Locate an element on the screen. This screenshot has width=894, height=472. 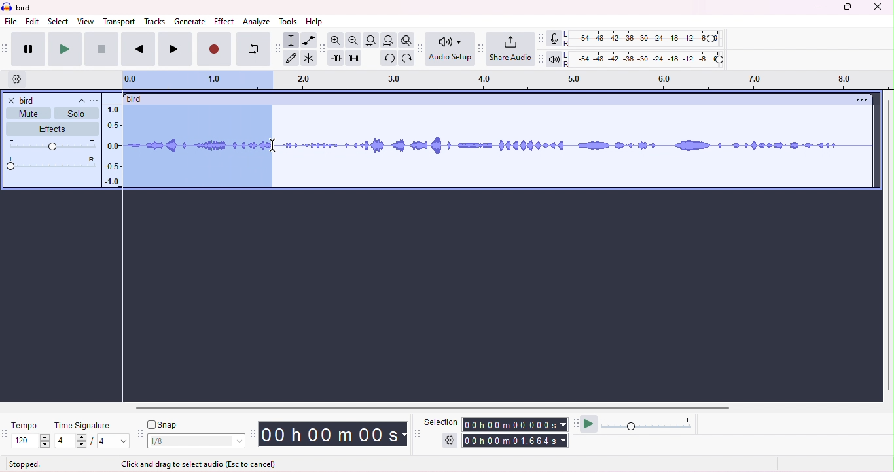
minimize is located at coordinates (816, 8).